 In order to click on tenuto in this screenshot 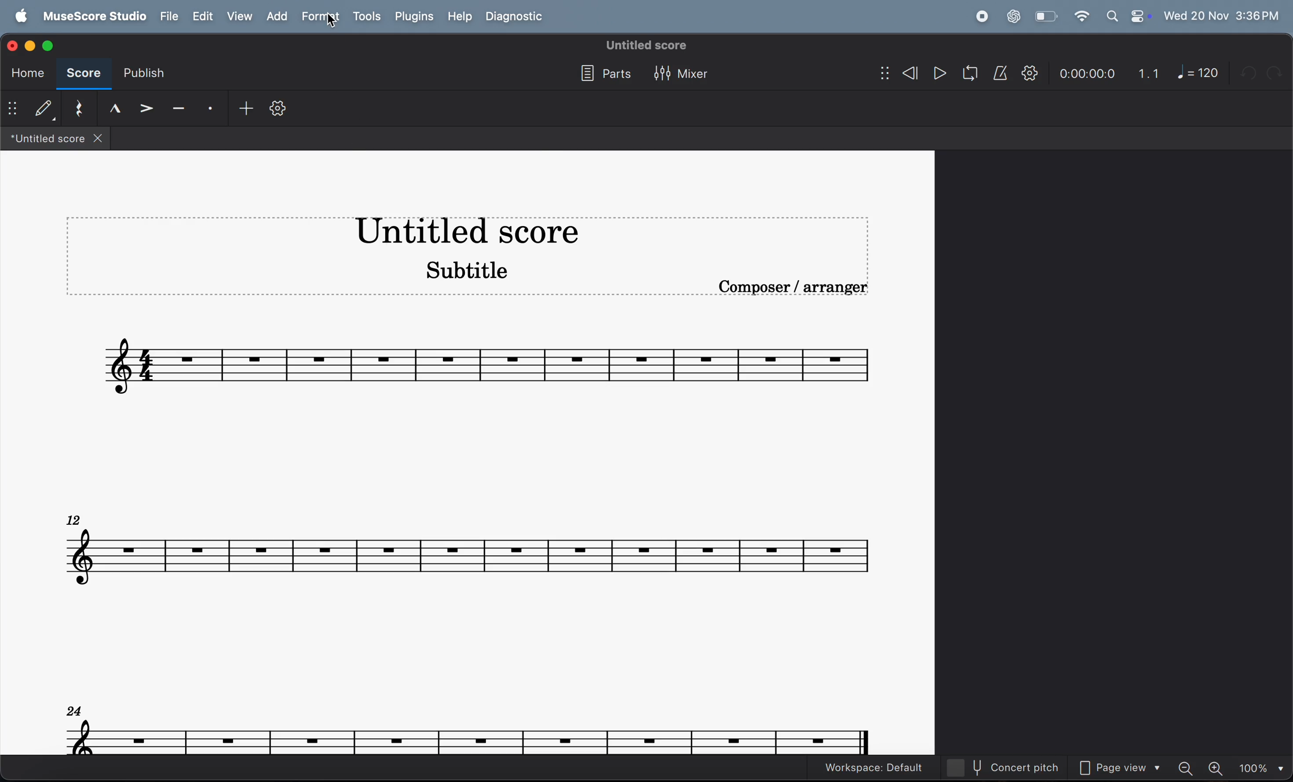, I will do `click(115, 108)`.